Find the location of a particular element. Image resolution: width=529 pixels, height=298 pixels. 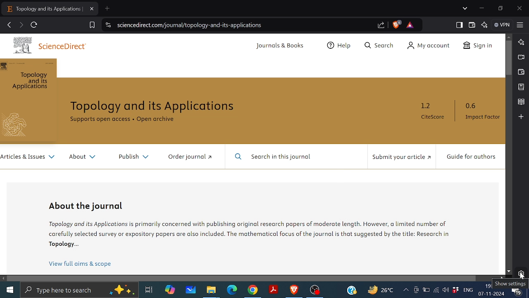

Reading list is located at coordinates (519, 101).